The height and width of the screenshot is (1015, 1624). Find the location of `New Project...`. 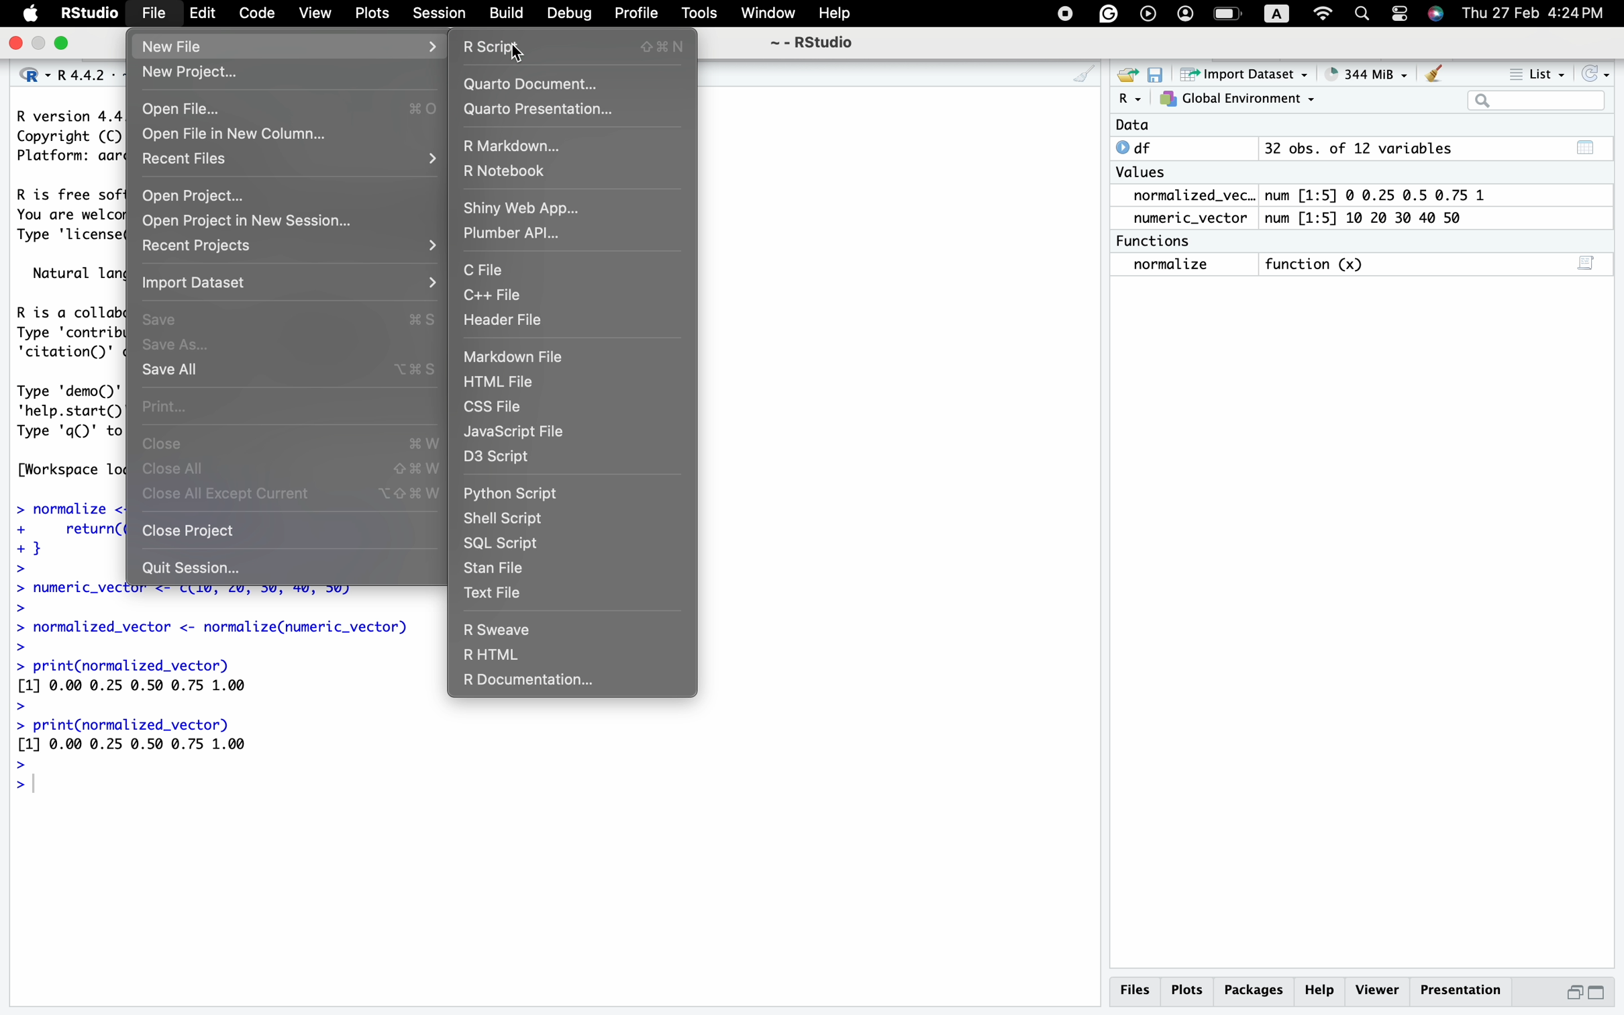

New Project... is located at coordinates (187, 75).